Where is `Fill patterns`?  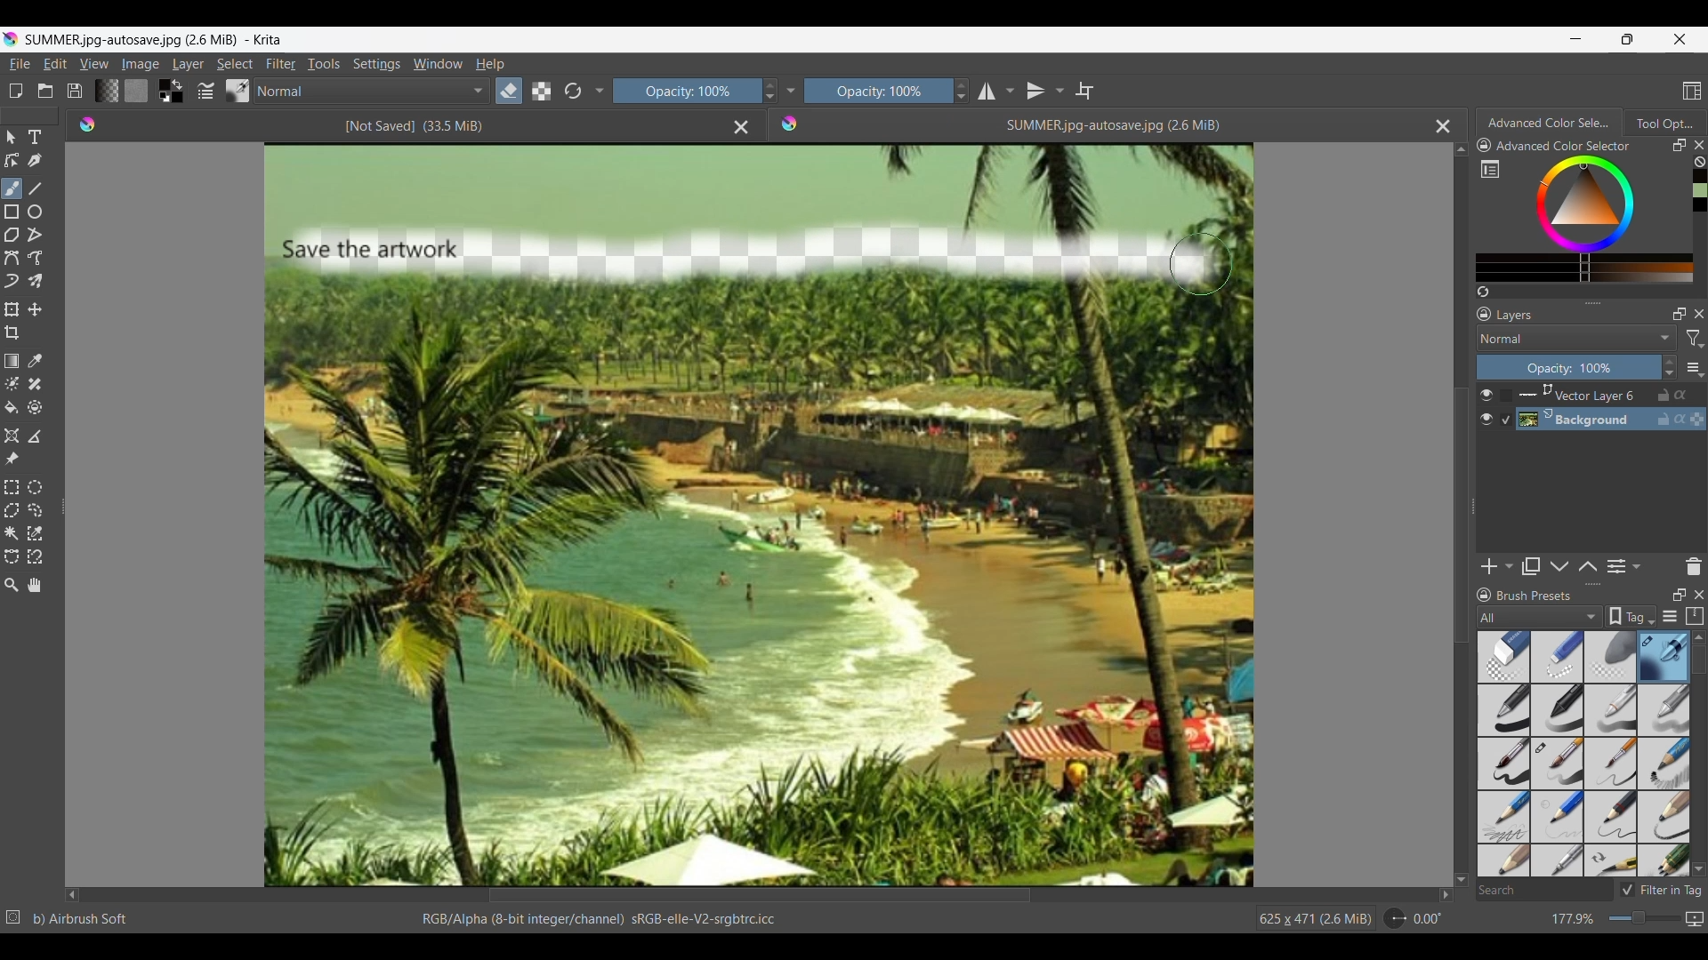
Fill patterns is located at coordinates (136, 91).